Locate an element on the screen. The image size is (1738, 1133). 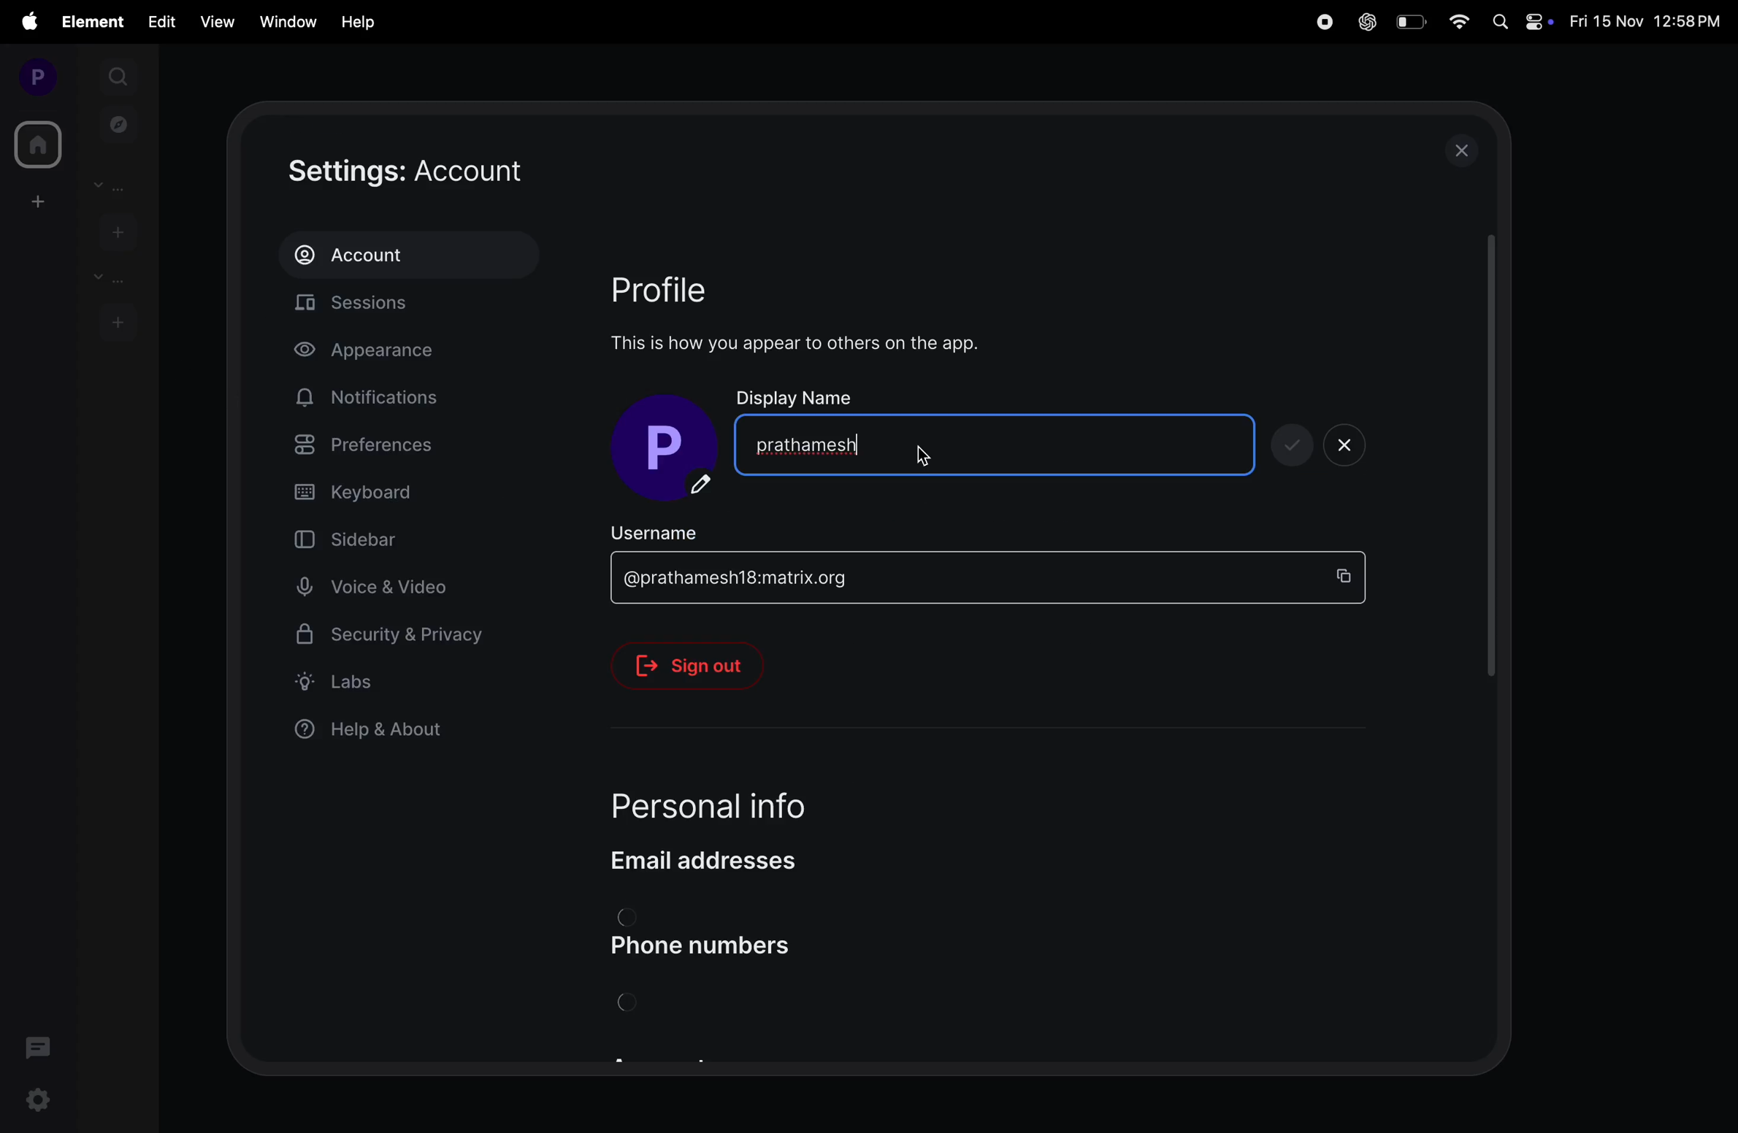
copy is located at coordinates (1350, 575).